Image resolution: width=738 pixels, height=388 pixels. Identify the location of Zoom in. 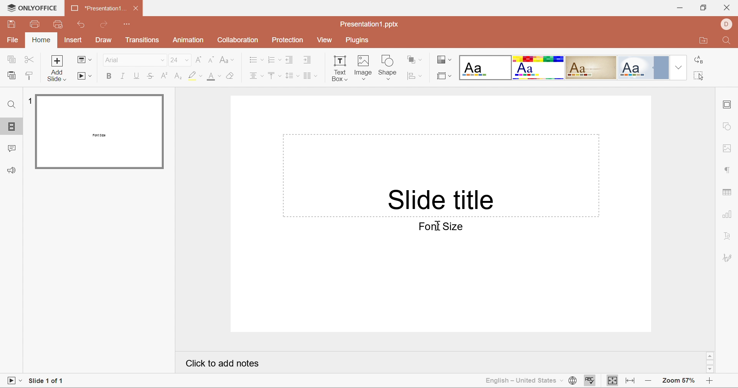
(709, 382).